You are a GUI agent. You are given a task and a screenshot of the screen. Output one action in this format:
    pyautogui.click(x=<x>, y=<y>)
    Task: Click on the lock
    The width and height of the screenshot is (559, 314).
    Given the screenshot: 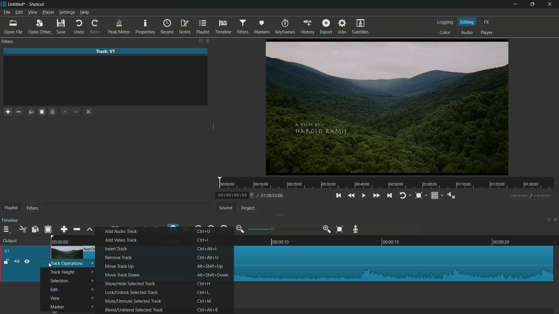 What is the action you would take?
    pyautogui.click(x=6, y=261)
    